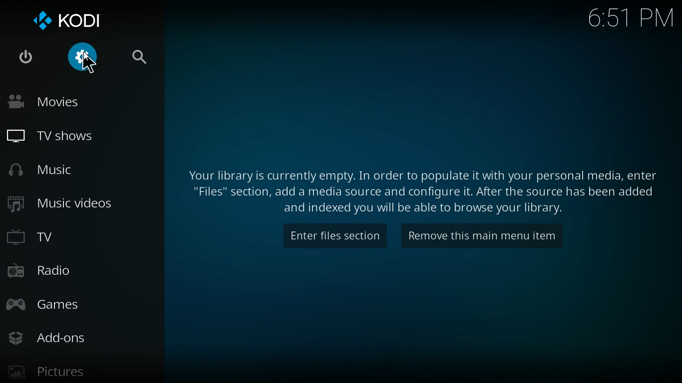 Image resolution: width=682 pixels, height=383 pixels. What do you see at coordinates (26, 57) in the screenshot?
I see `power` at bounding box center [26, 57].